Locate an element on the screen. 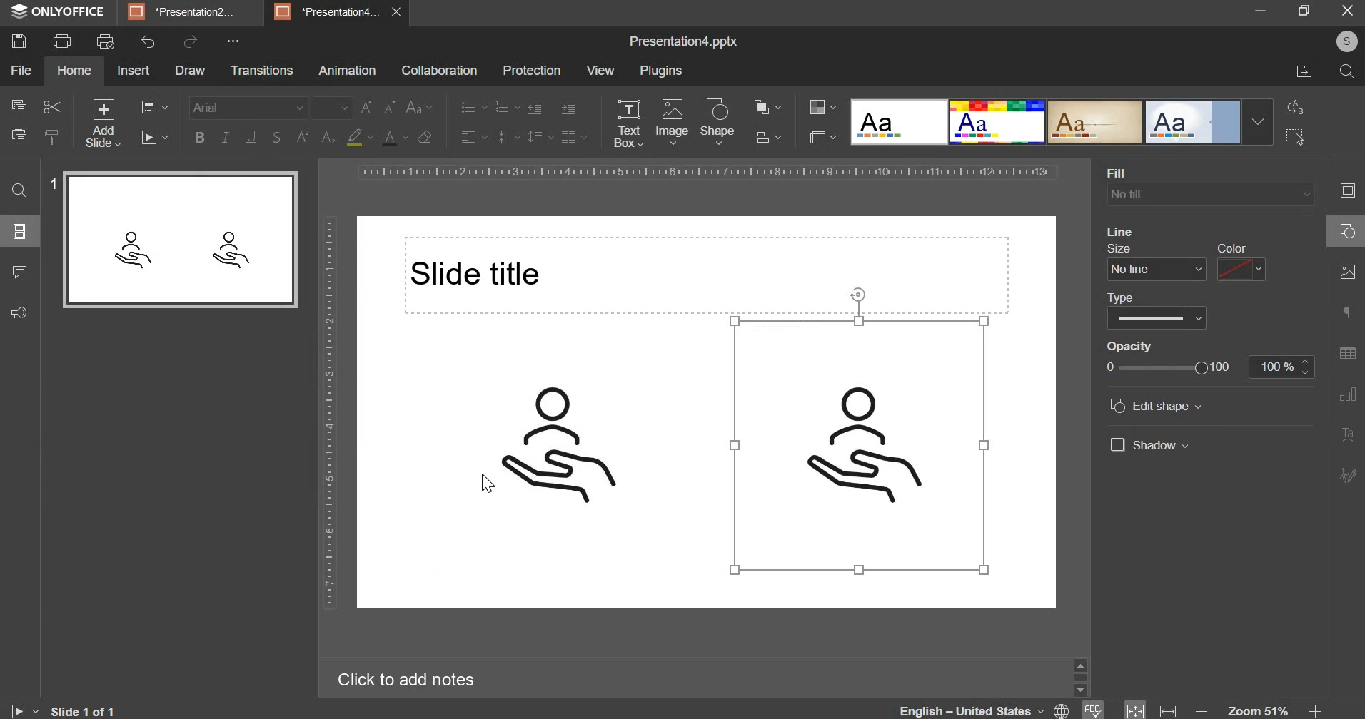  image  is located at coordinates (858, 445).